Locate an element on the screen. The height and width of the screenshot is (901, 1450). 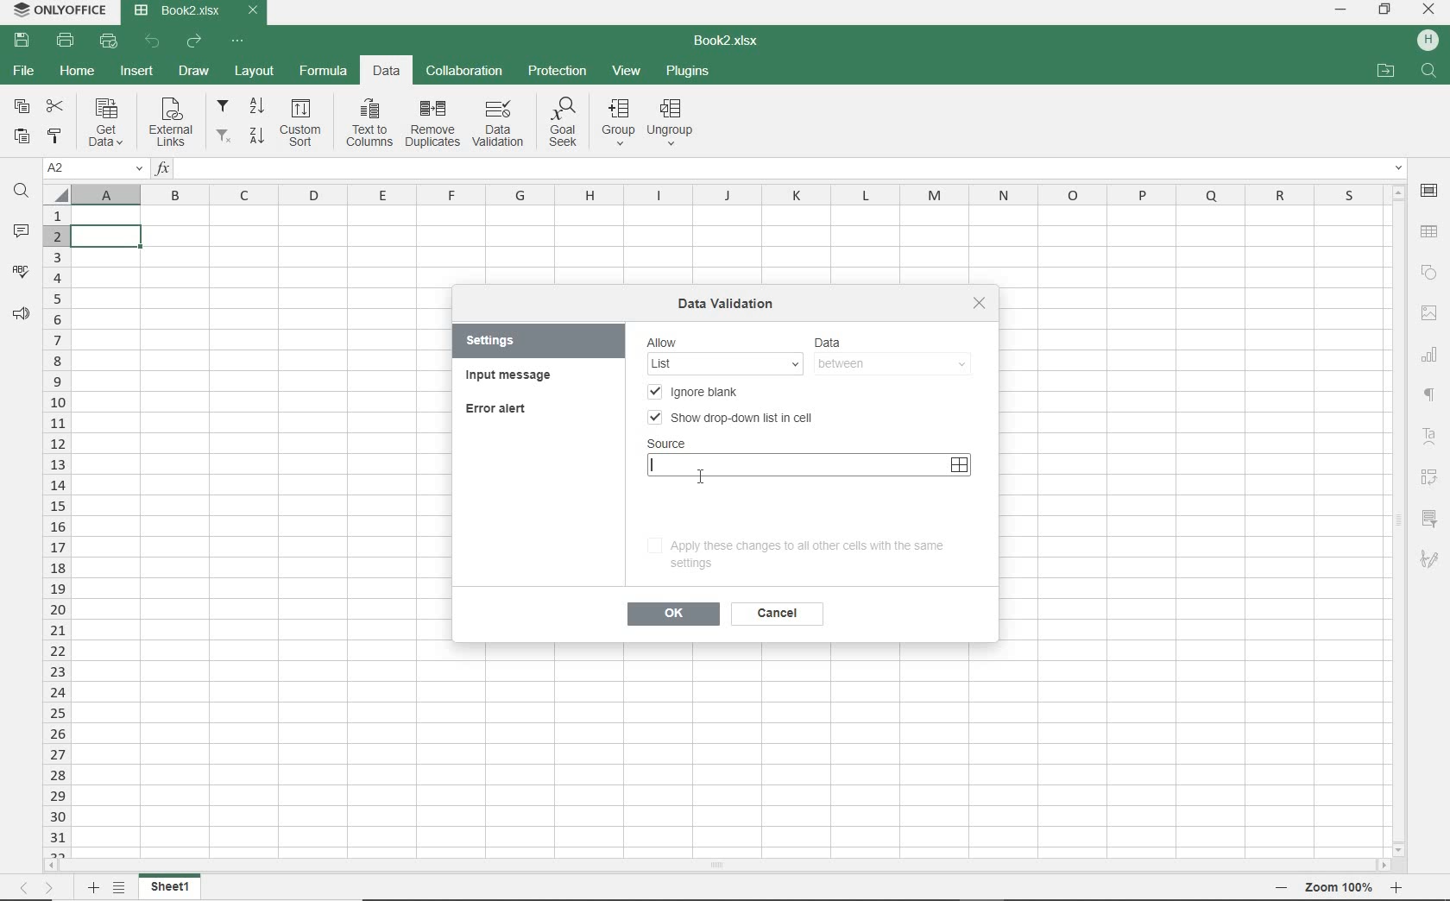
SPELL CHECKING is located at coordinates (22, 271).